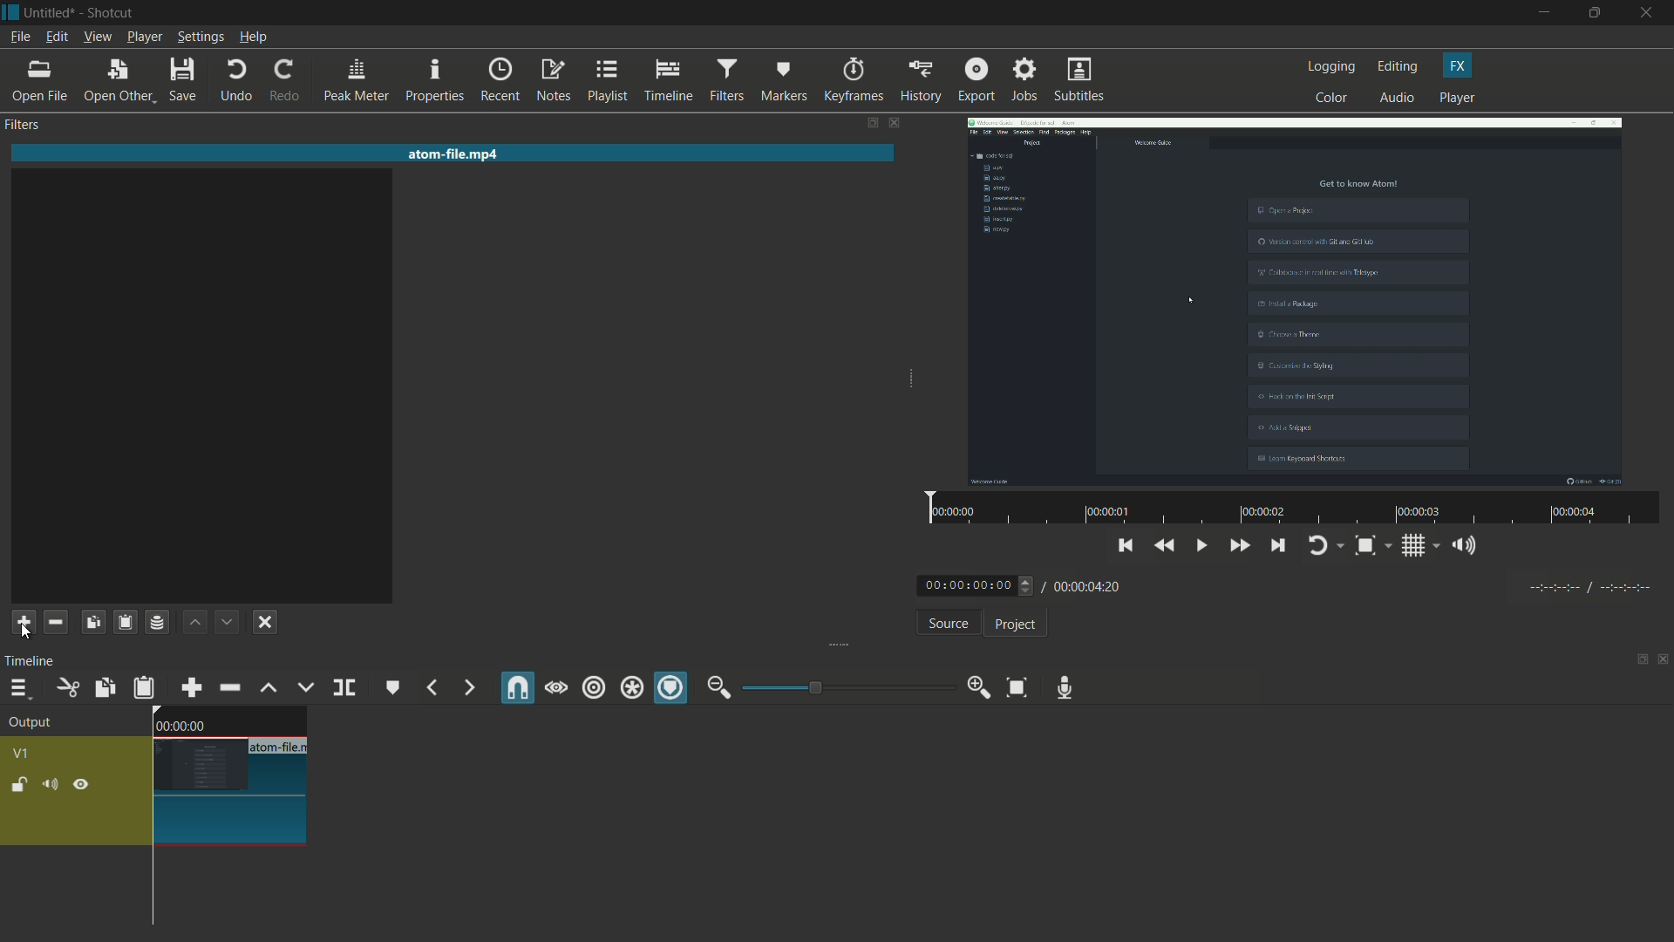  I want to click on deselect the filter, so click(265, 622).